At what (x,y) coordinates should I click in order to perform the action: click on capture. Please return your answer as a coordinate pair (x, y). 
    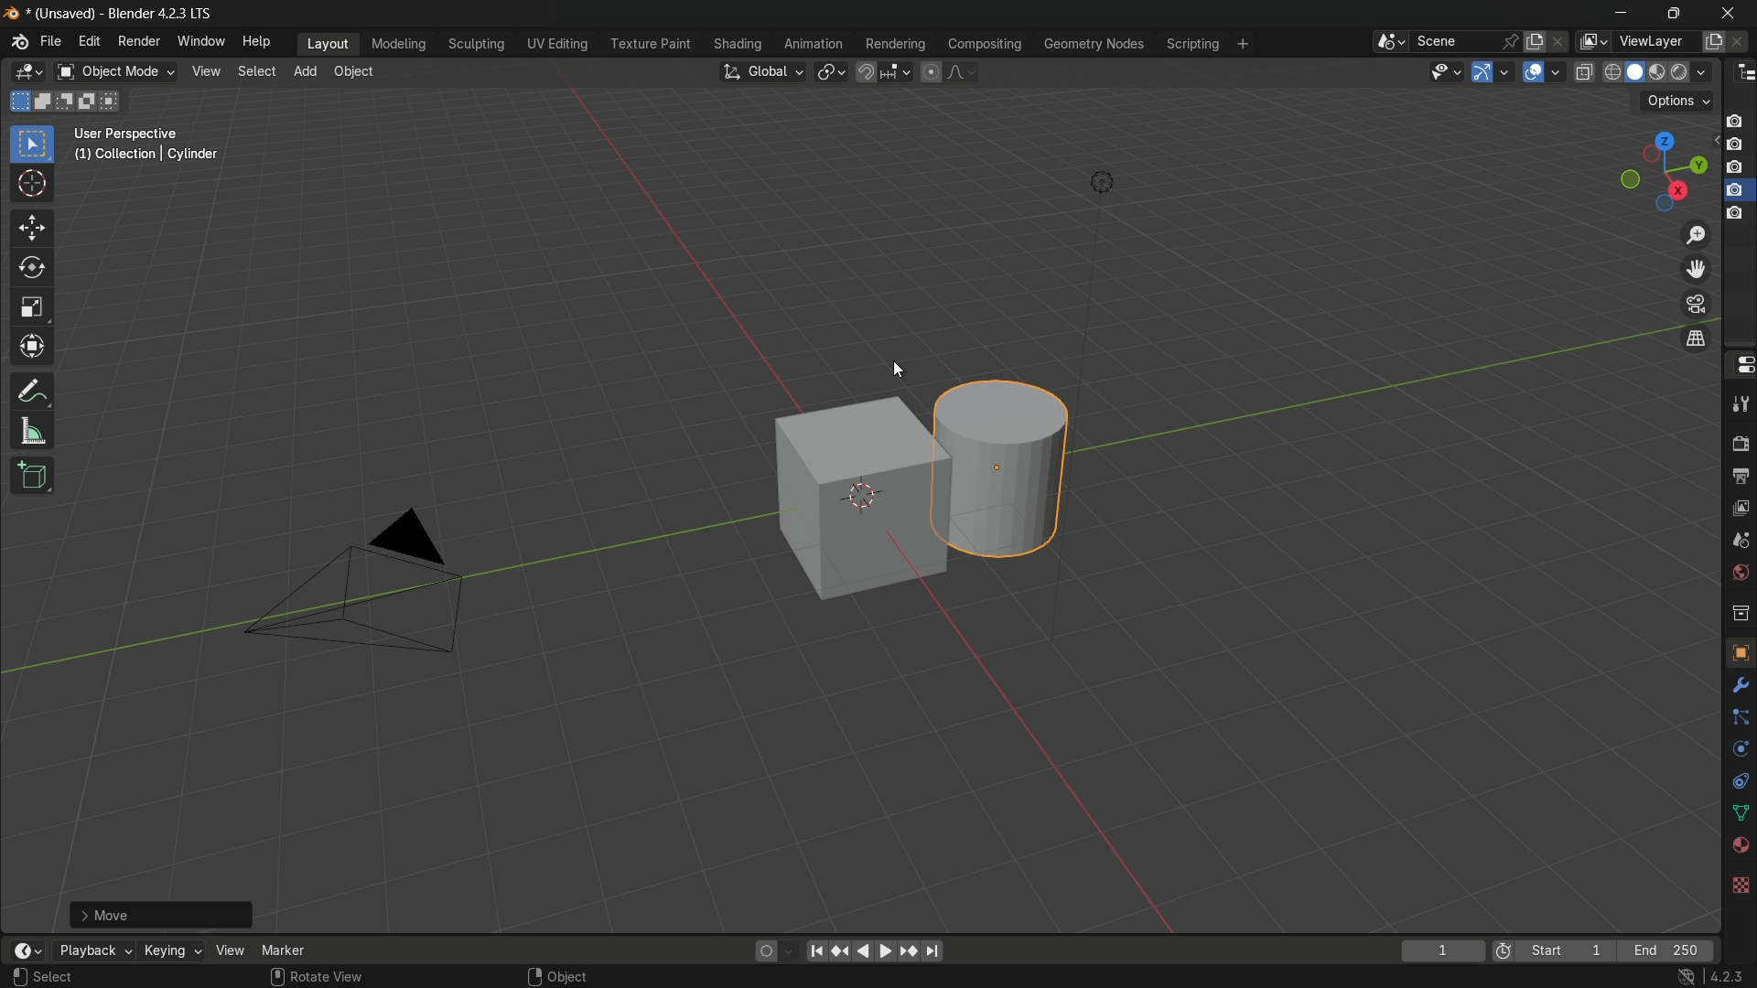
    Looking at the image, I should click on (1737, 167).